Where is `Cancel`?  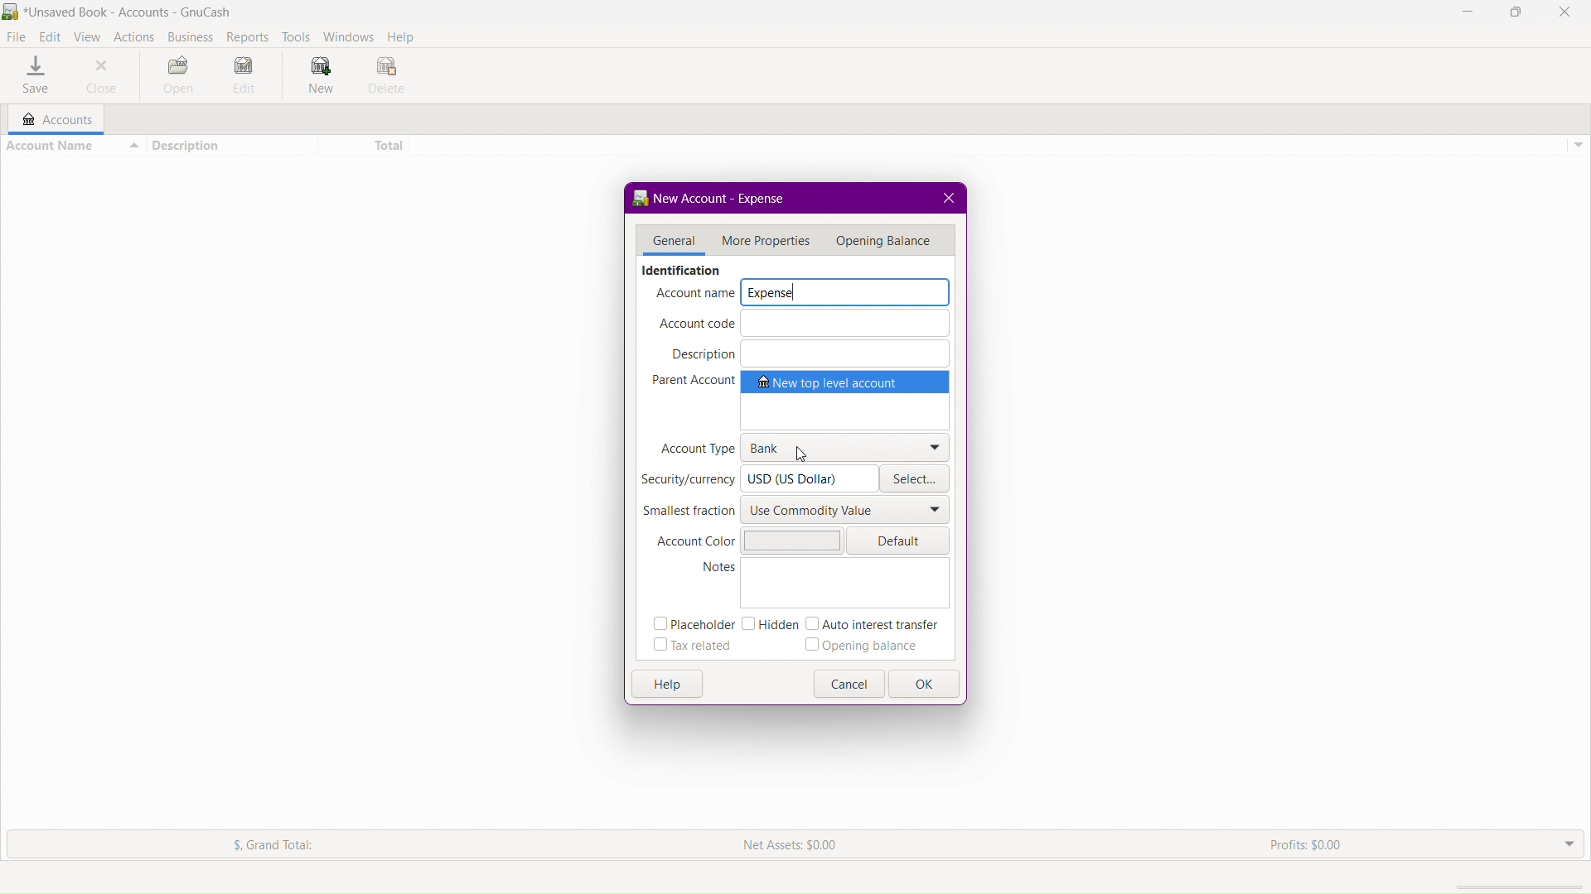
Cancel is located at coordinates (852, 685).